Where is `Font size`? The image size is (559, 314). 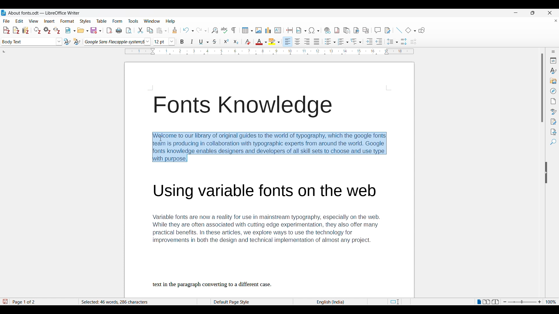
Font size is located at coordinates (164, 42).